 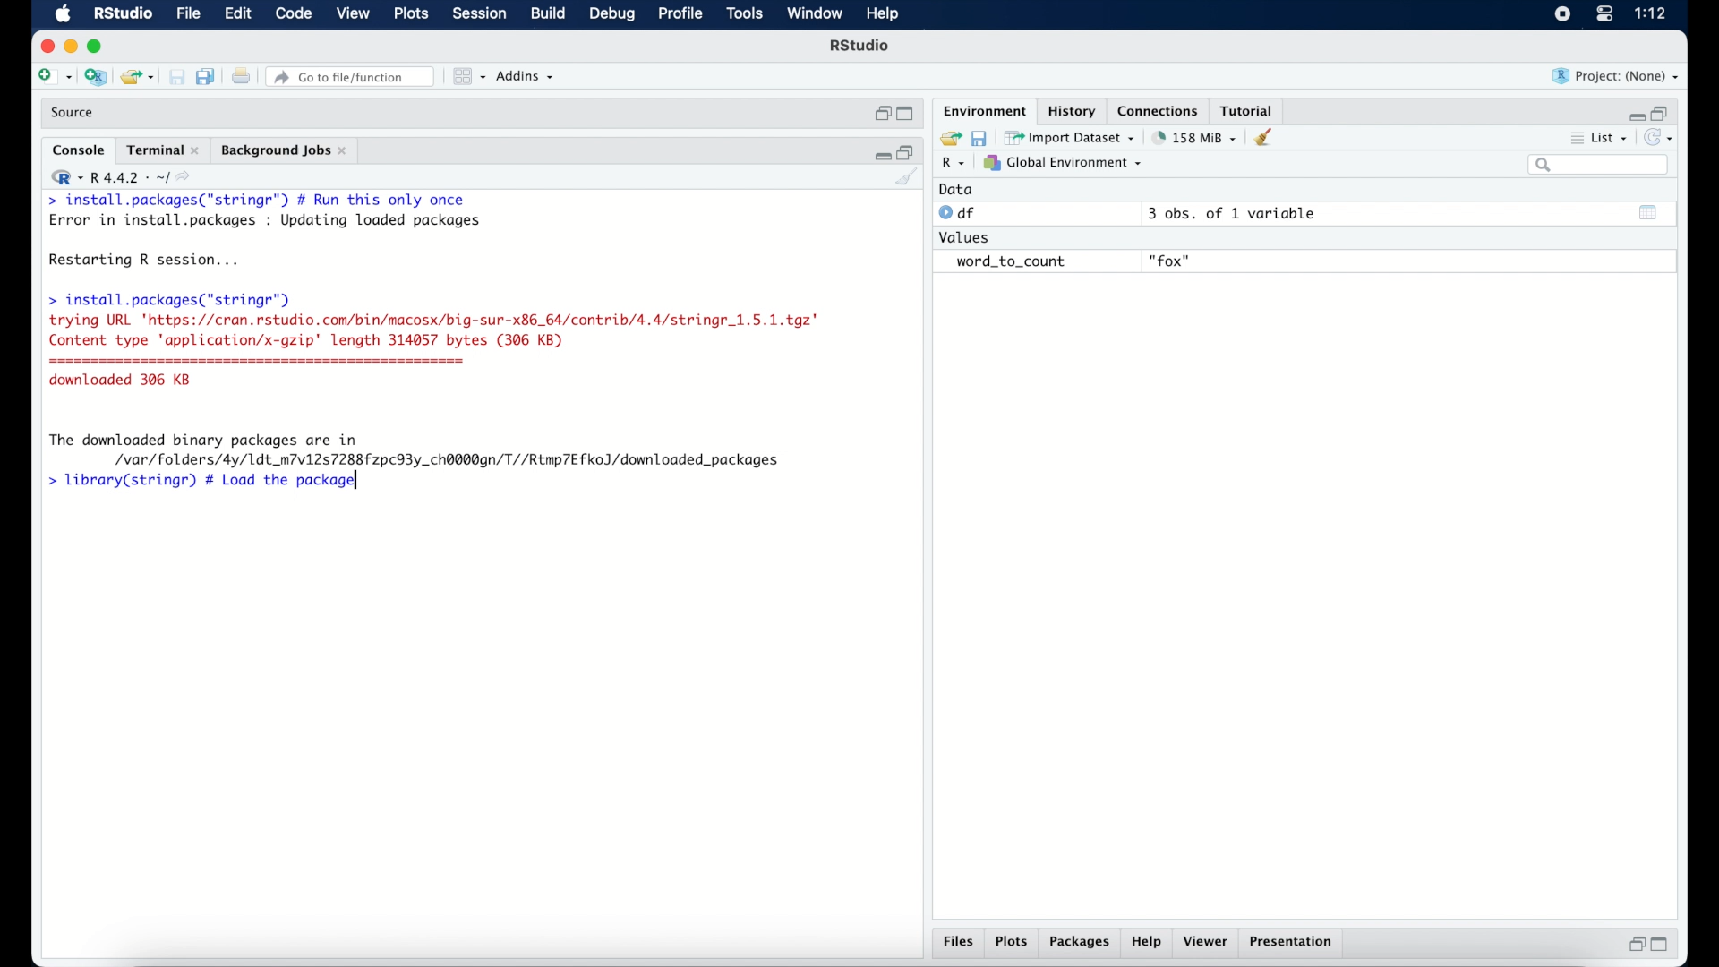 I want to click on help, so click(x=885, y=15).